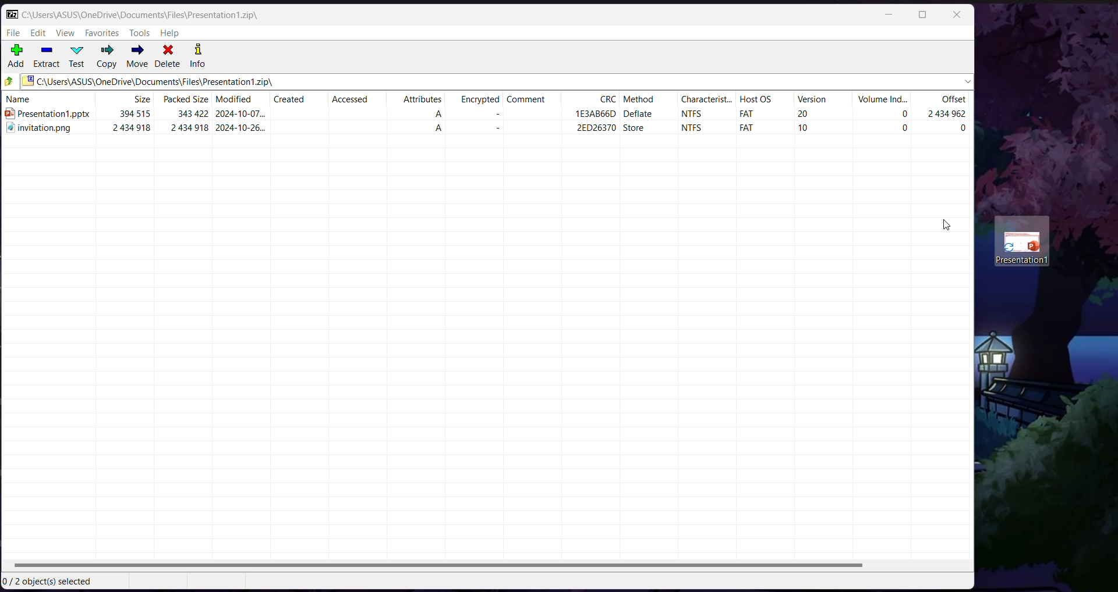 The image size is (1118, 592). Describe the element at coordinates (140, 33) in the screenshot. I see `Tools` at that location.